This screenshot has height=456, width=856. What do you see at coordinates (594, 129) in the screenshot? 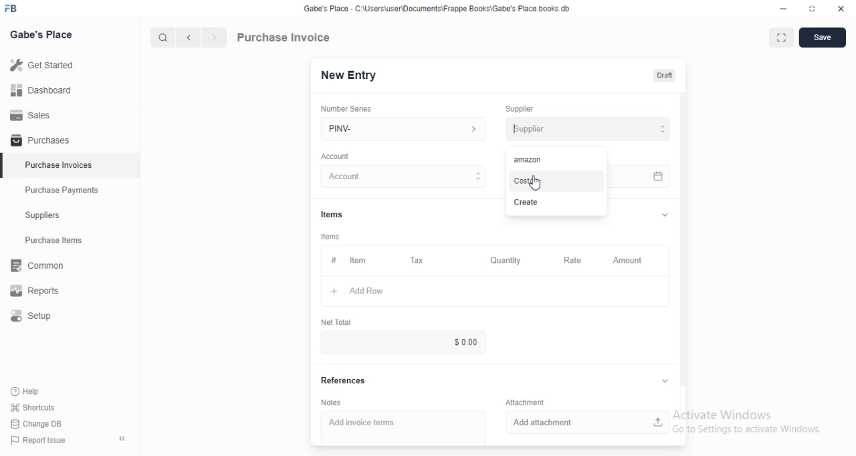
I see `Supplier` at bounding box center [594, 129].